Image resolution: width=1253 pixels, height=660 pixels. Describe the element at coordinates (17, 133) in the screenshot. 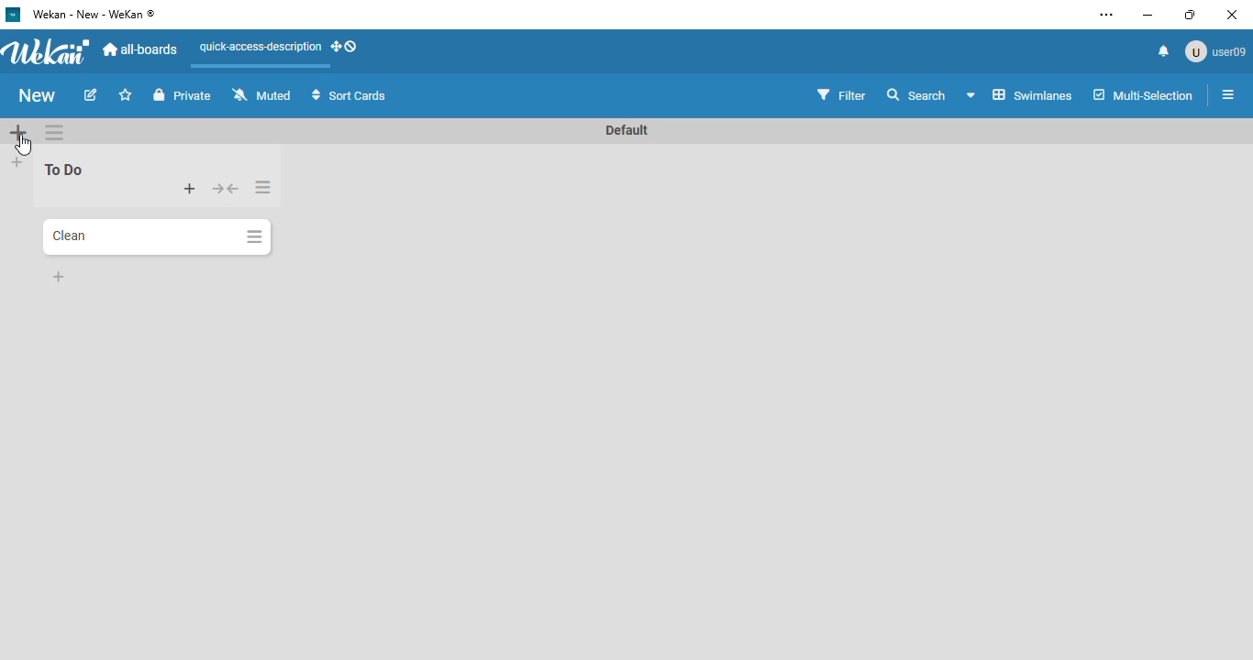

I see `add swimlane` at that location.